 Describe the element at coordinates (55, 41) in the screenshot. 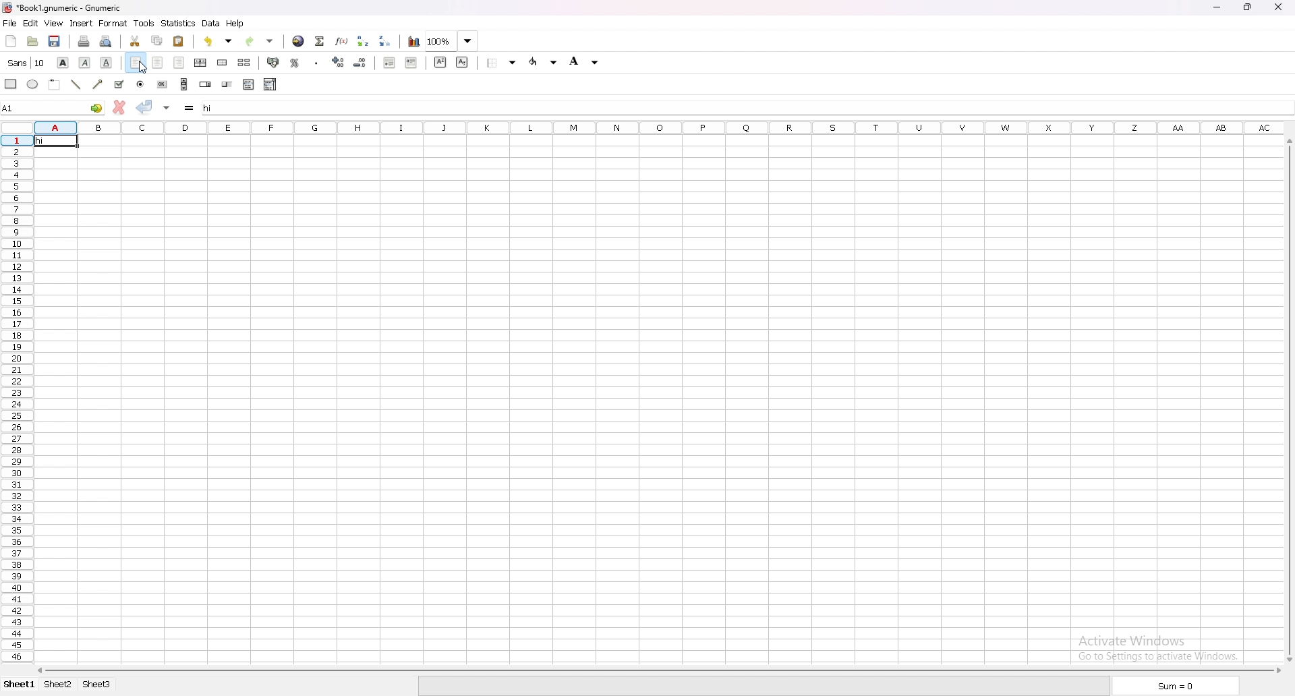

I see `save` at that location.